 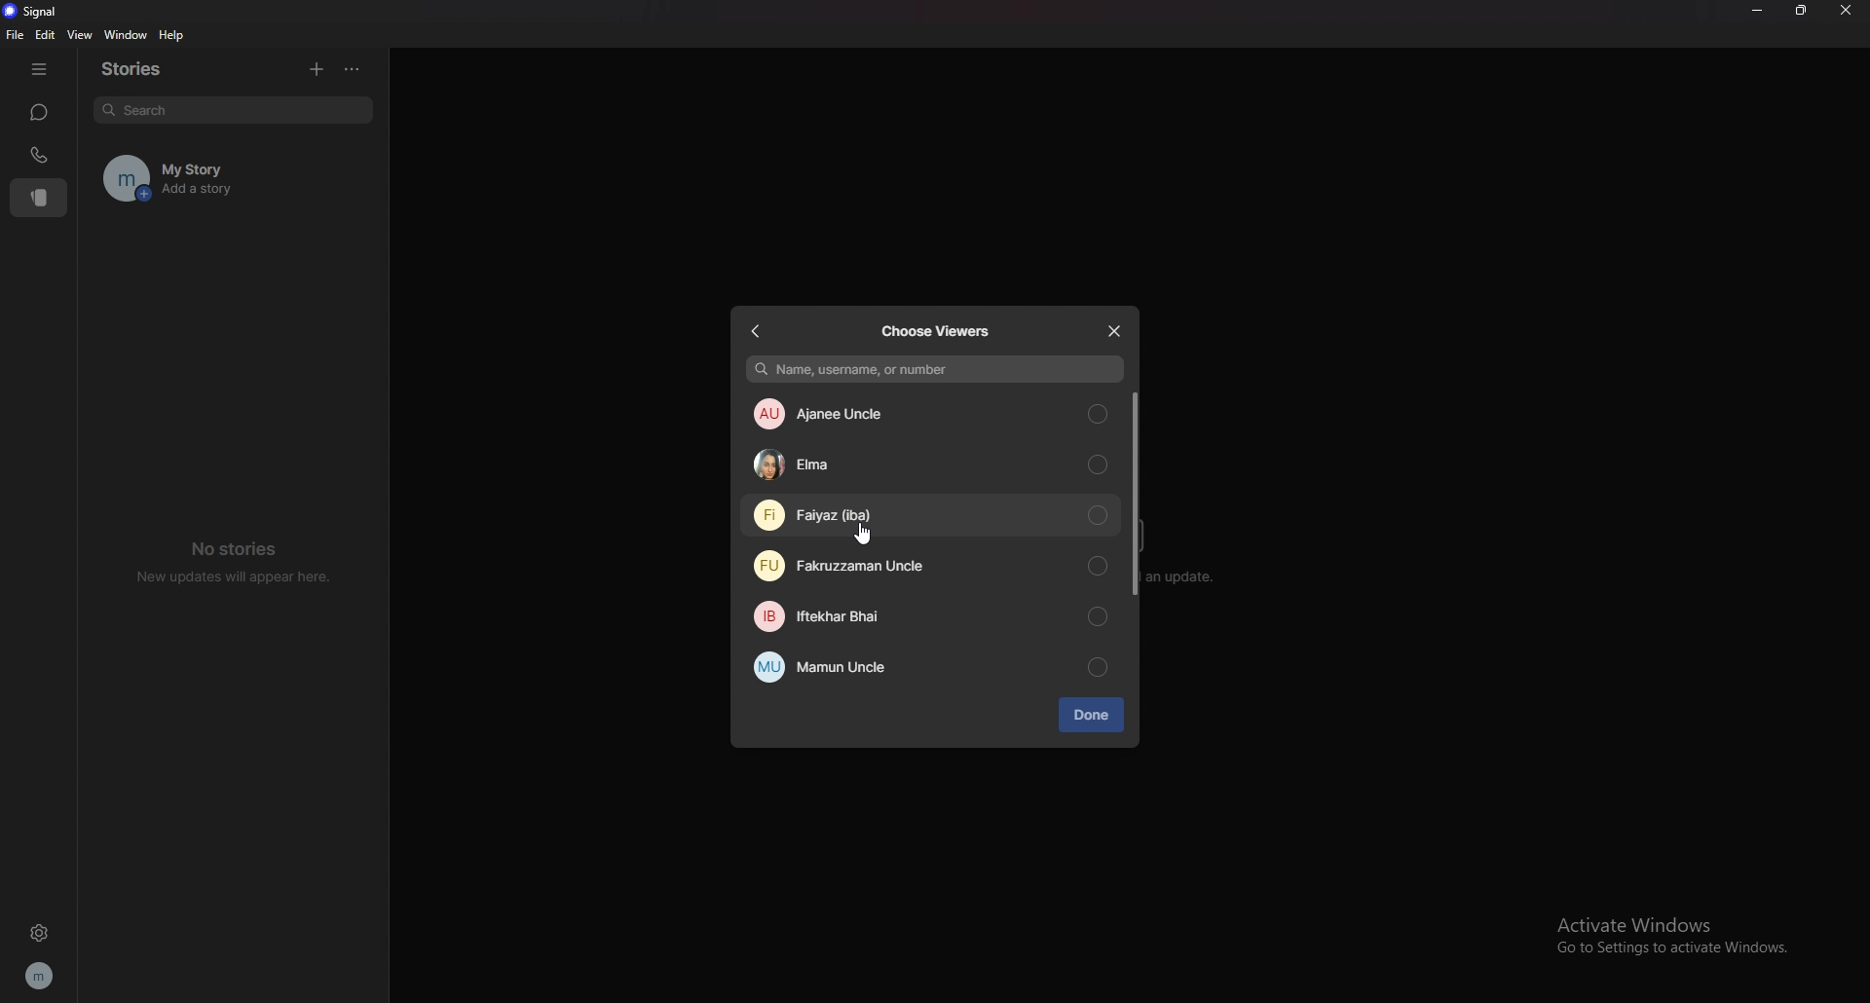 What do you see at coordinates (1135, 493) in the screenshot?
I see `scroll bar` at bounding box center [1135, 493].